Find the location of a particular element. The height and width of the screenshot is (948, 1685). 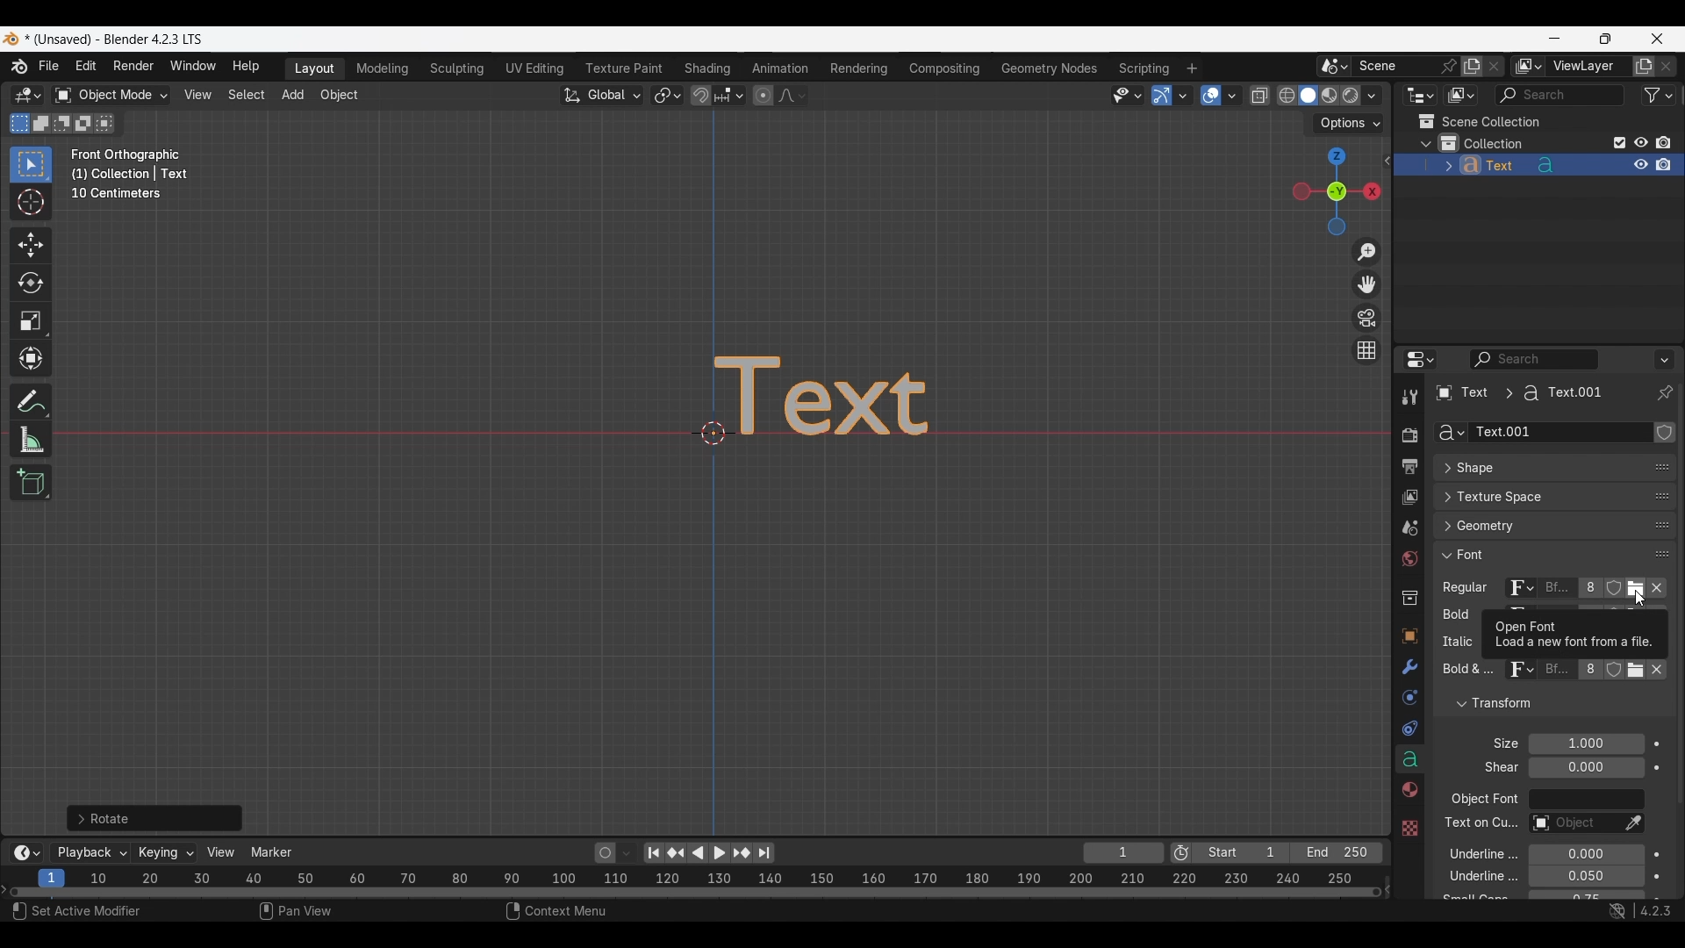

Browse ID data is located at coordinates (1517, 674).